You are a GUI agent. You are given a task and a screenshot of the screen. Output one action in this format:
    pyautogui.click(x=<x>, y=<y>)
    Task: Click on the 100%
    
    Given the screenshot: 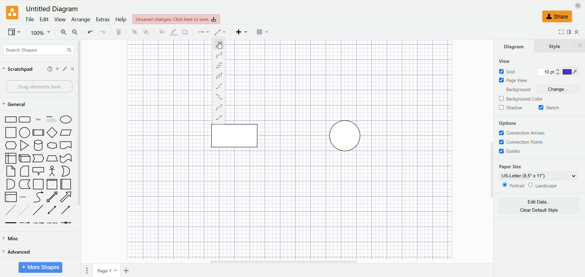 What is the action you would take?
    pyautogui.click(x=41, y=32)
    